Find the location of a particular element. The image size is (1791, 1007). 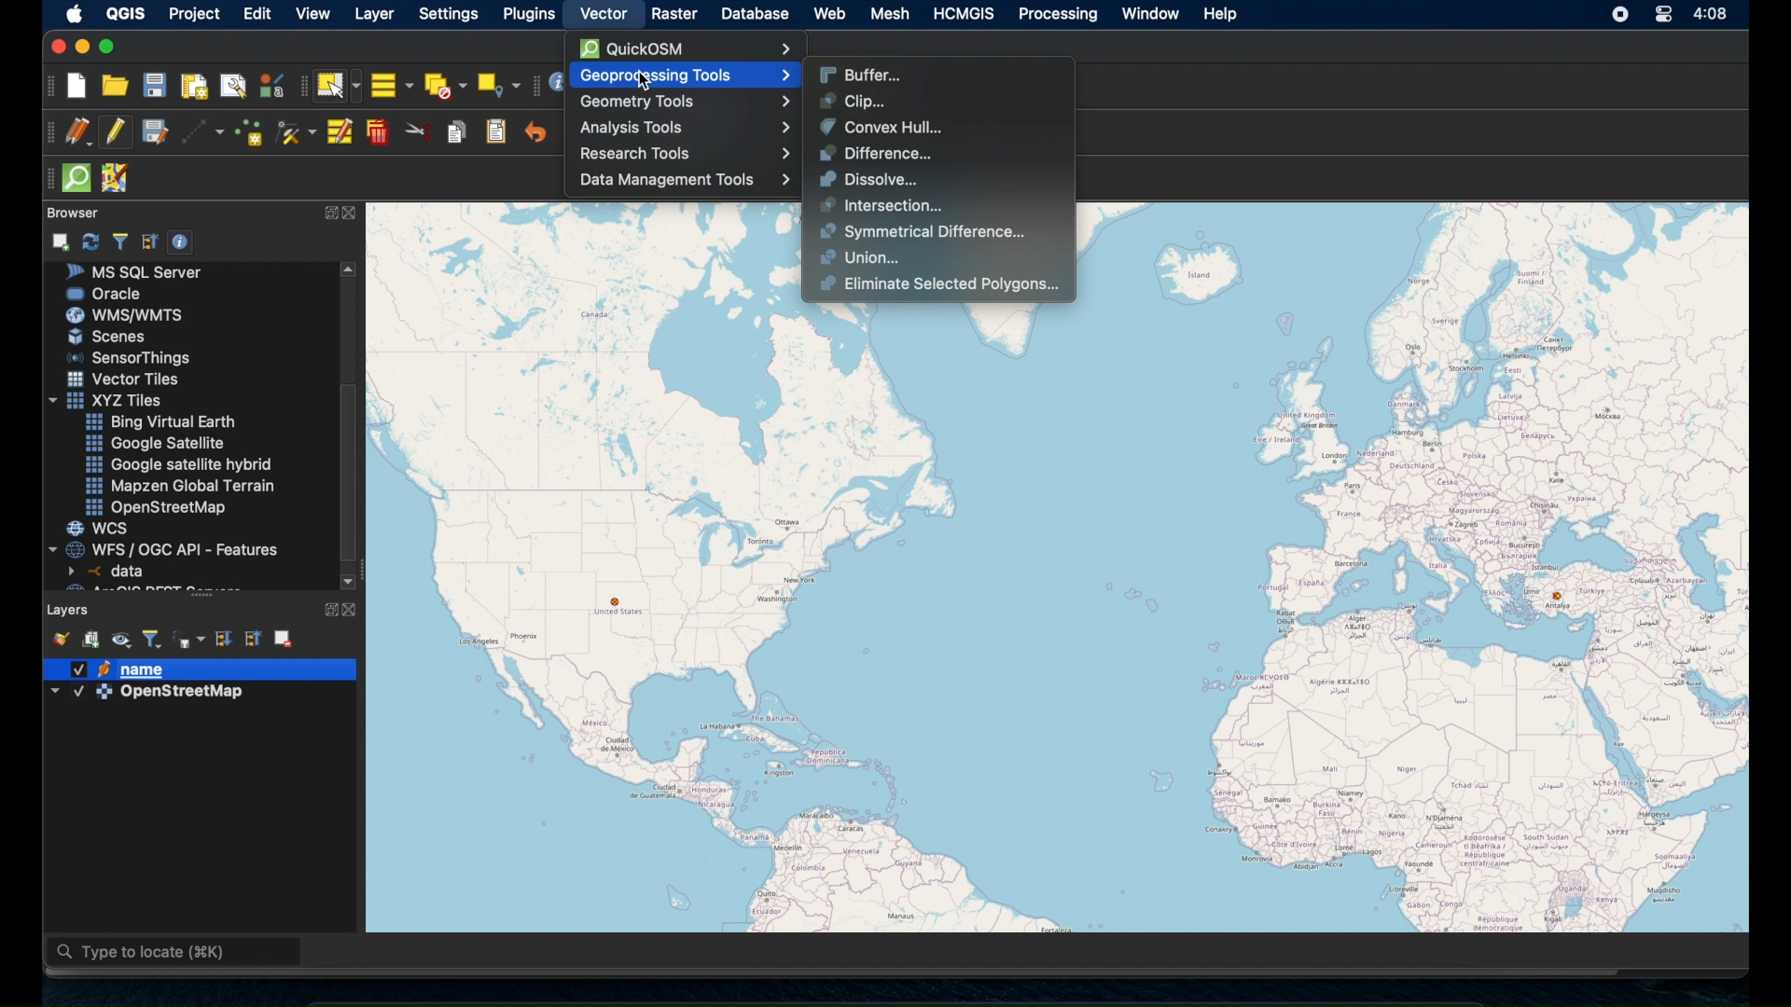

copy features is located at coordinates (456, 131).